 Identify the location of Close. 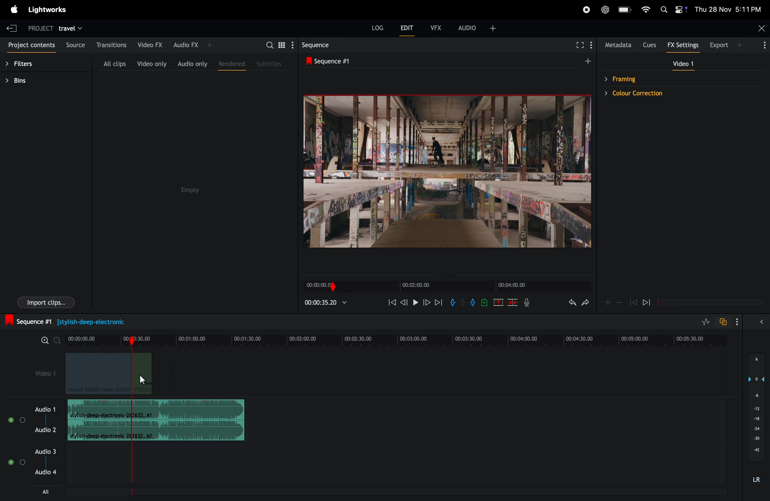
(761, 28).